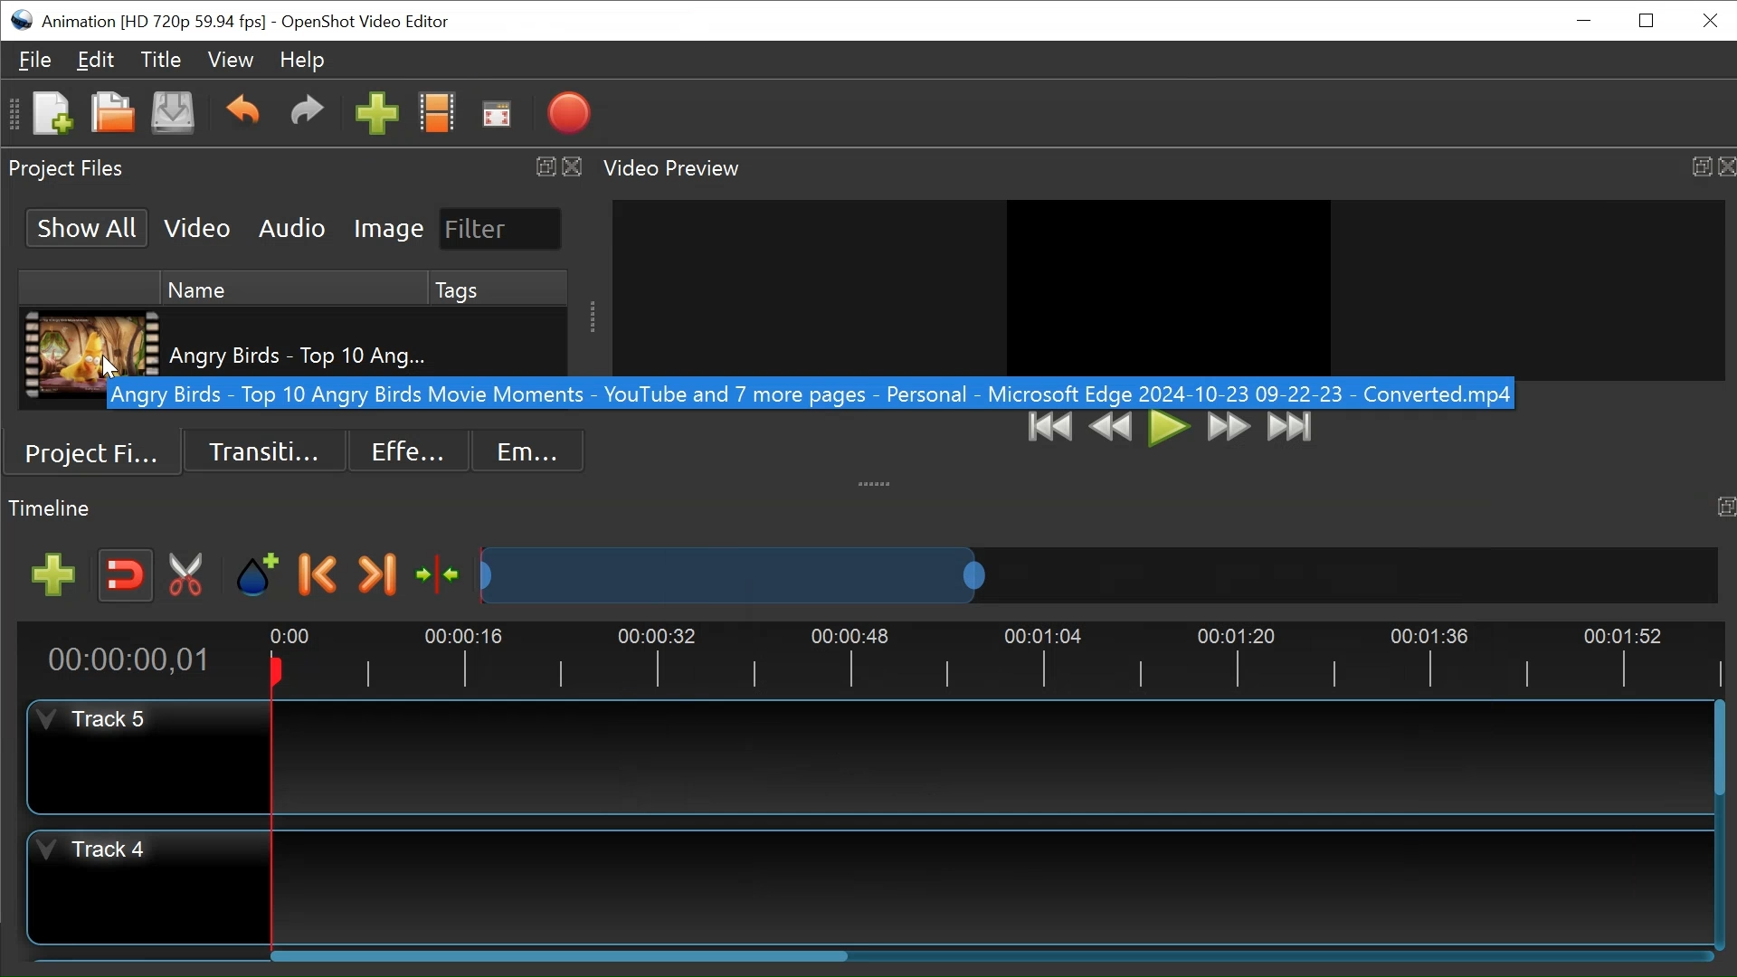 This screenshot has height=977, width=1737. Describe the element at coordinates (128, 660) in the screenshot. I see `Current Position` at that location.